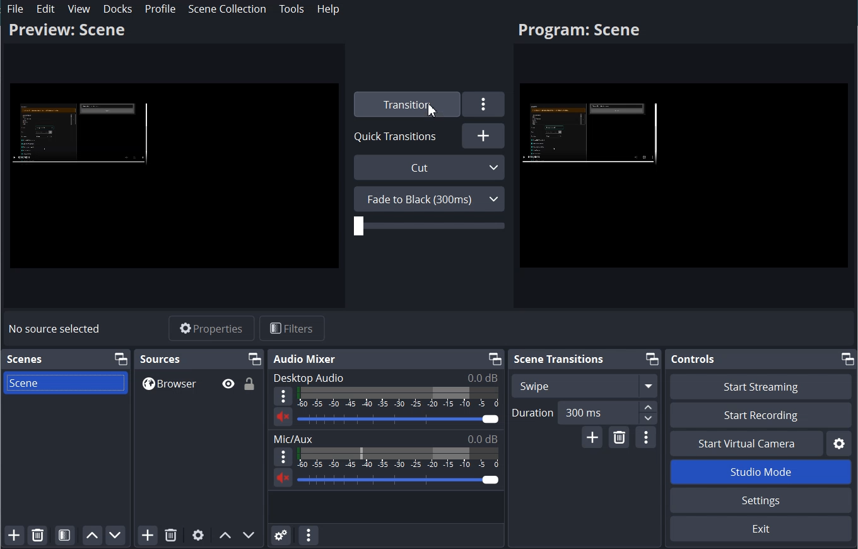 This screenshot has height=549, width=858. What do you see at coordinates (249, 535) in the screenshot?
I see `Move Source Down` at bounding box center [249, 535].